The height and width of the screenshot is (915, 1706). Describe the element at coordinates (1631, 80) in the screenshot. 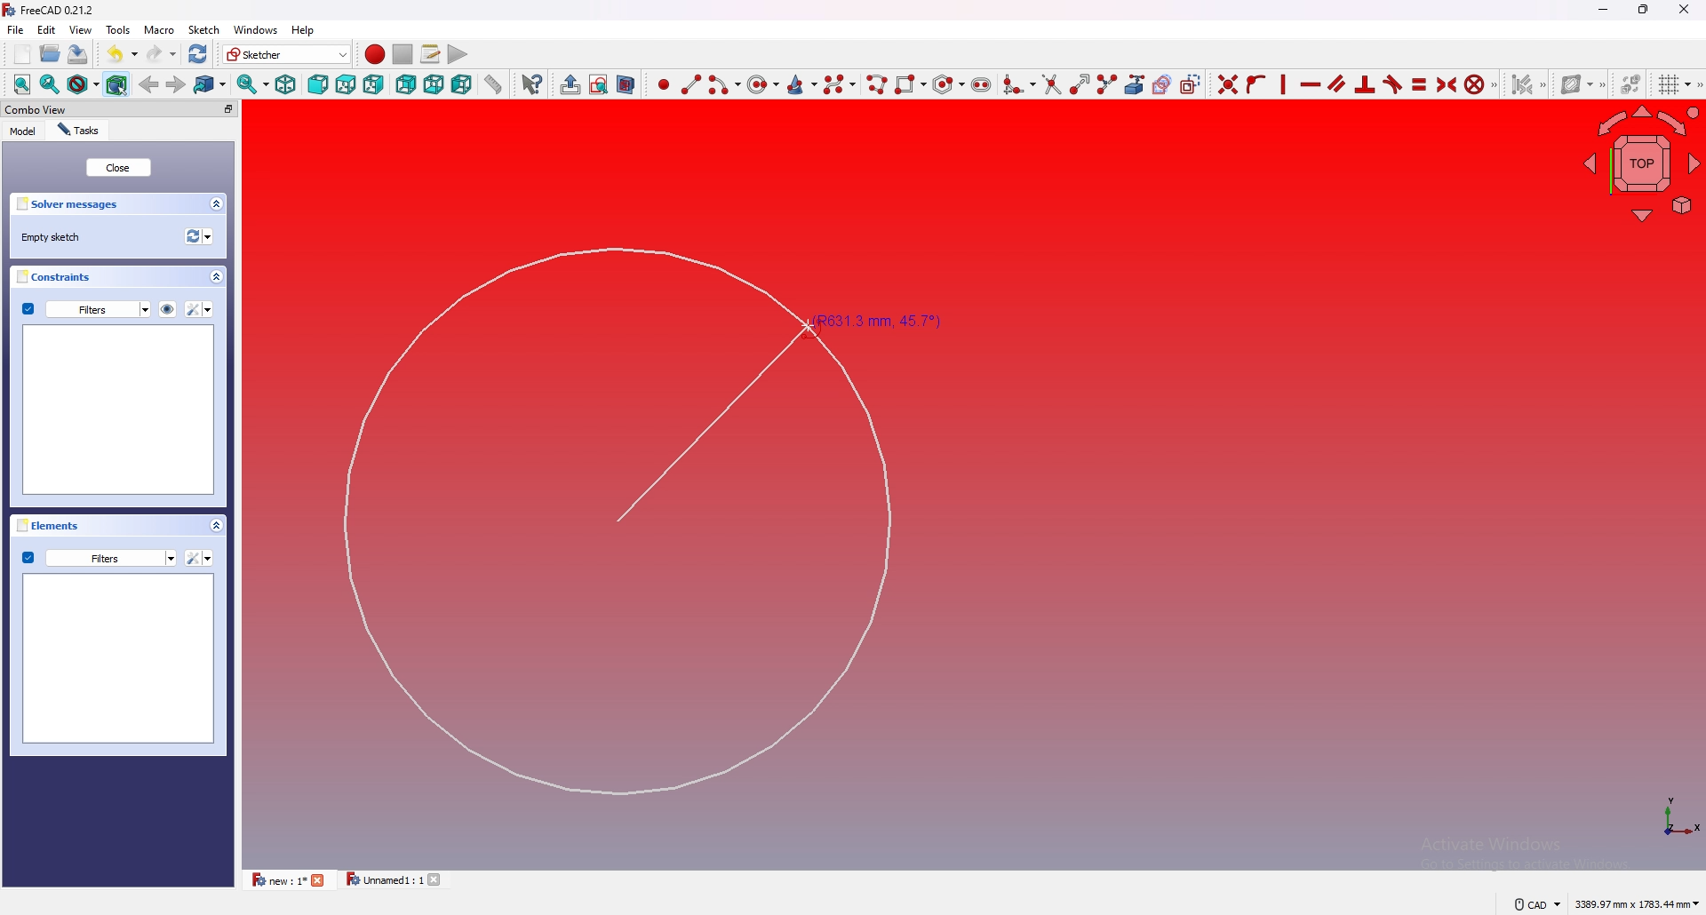

I see `switch virtual space` at that location.